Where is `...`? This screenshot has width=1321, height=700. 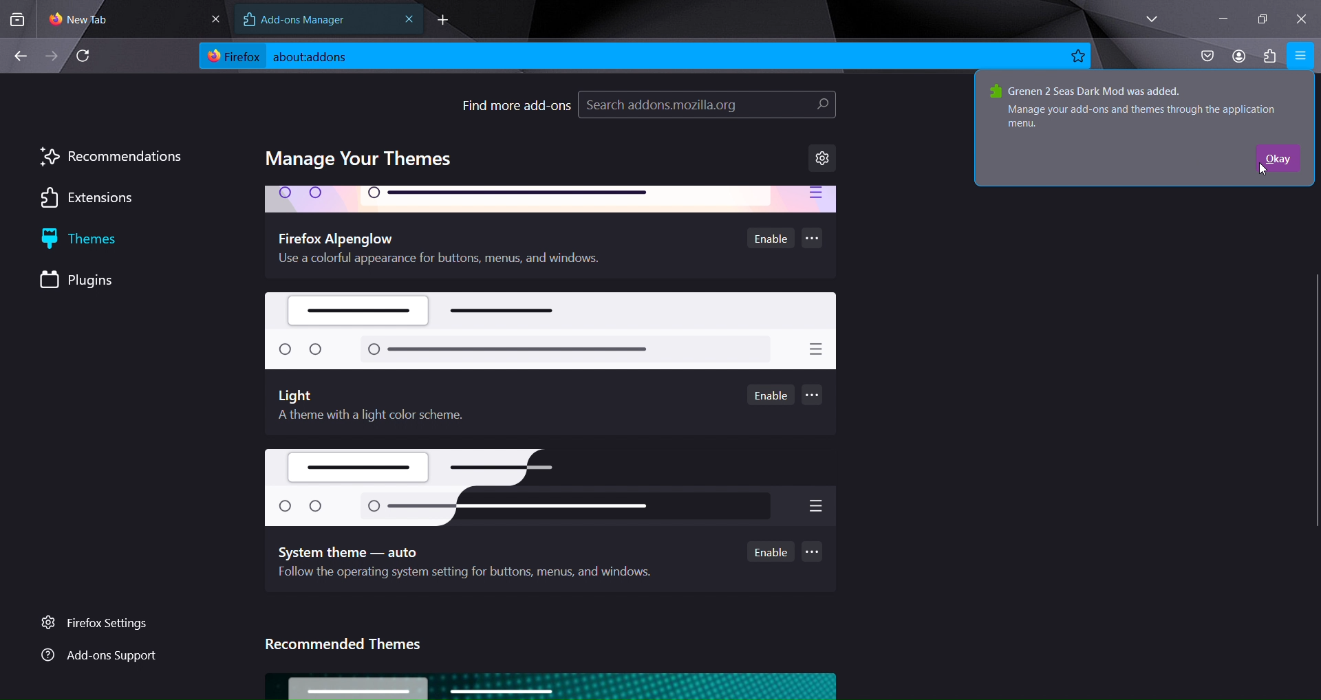
... is located at coordinates (813, 237).